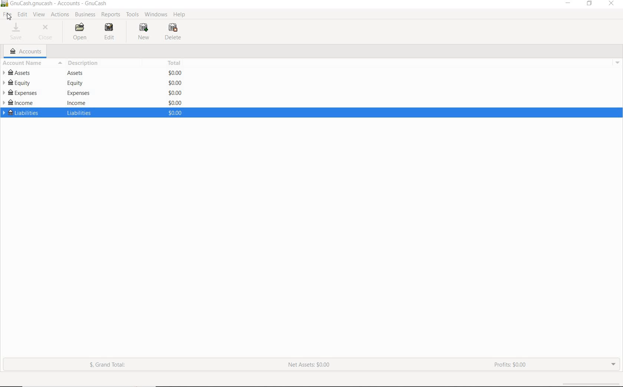 The image size is (623, 387). What do you see at coordinates (176, 83) in the screenshot?
I see `$0.00` at bounding box center [176, 83].